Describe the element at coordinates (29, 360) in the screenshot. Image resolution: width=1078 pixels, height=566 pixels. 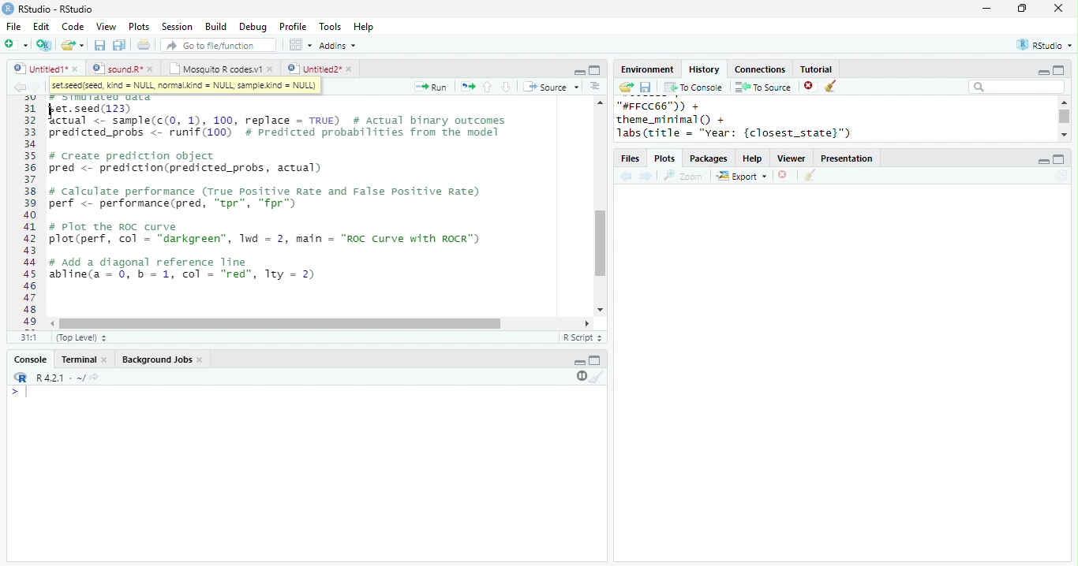
I see `console` at that location.